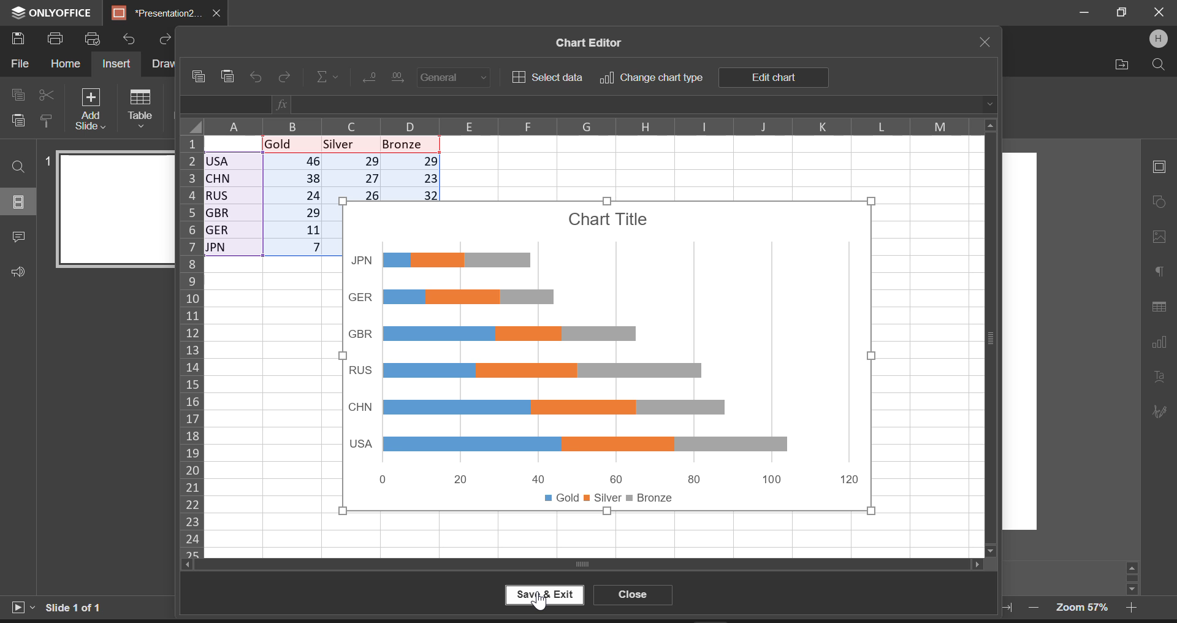 Image resolution: width=1177 pixels, height=623 pixels. Describe the element at coordinates (218, 13) in the screenshot. I see `Close Tab` at that location.